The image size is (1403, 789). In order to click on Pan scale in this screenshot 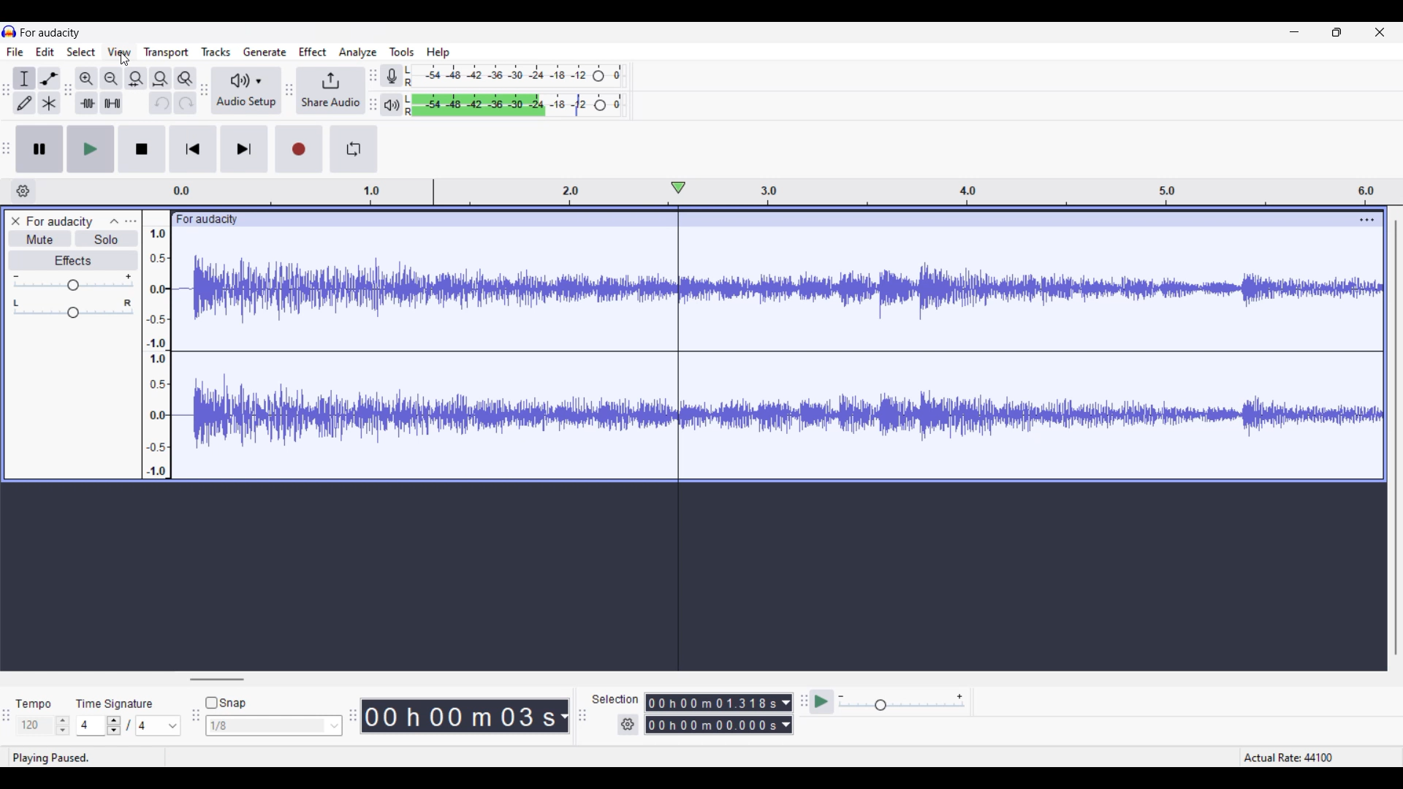, I will do `click(73, 308)`.